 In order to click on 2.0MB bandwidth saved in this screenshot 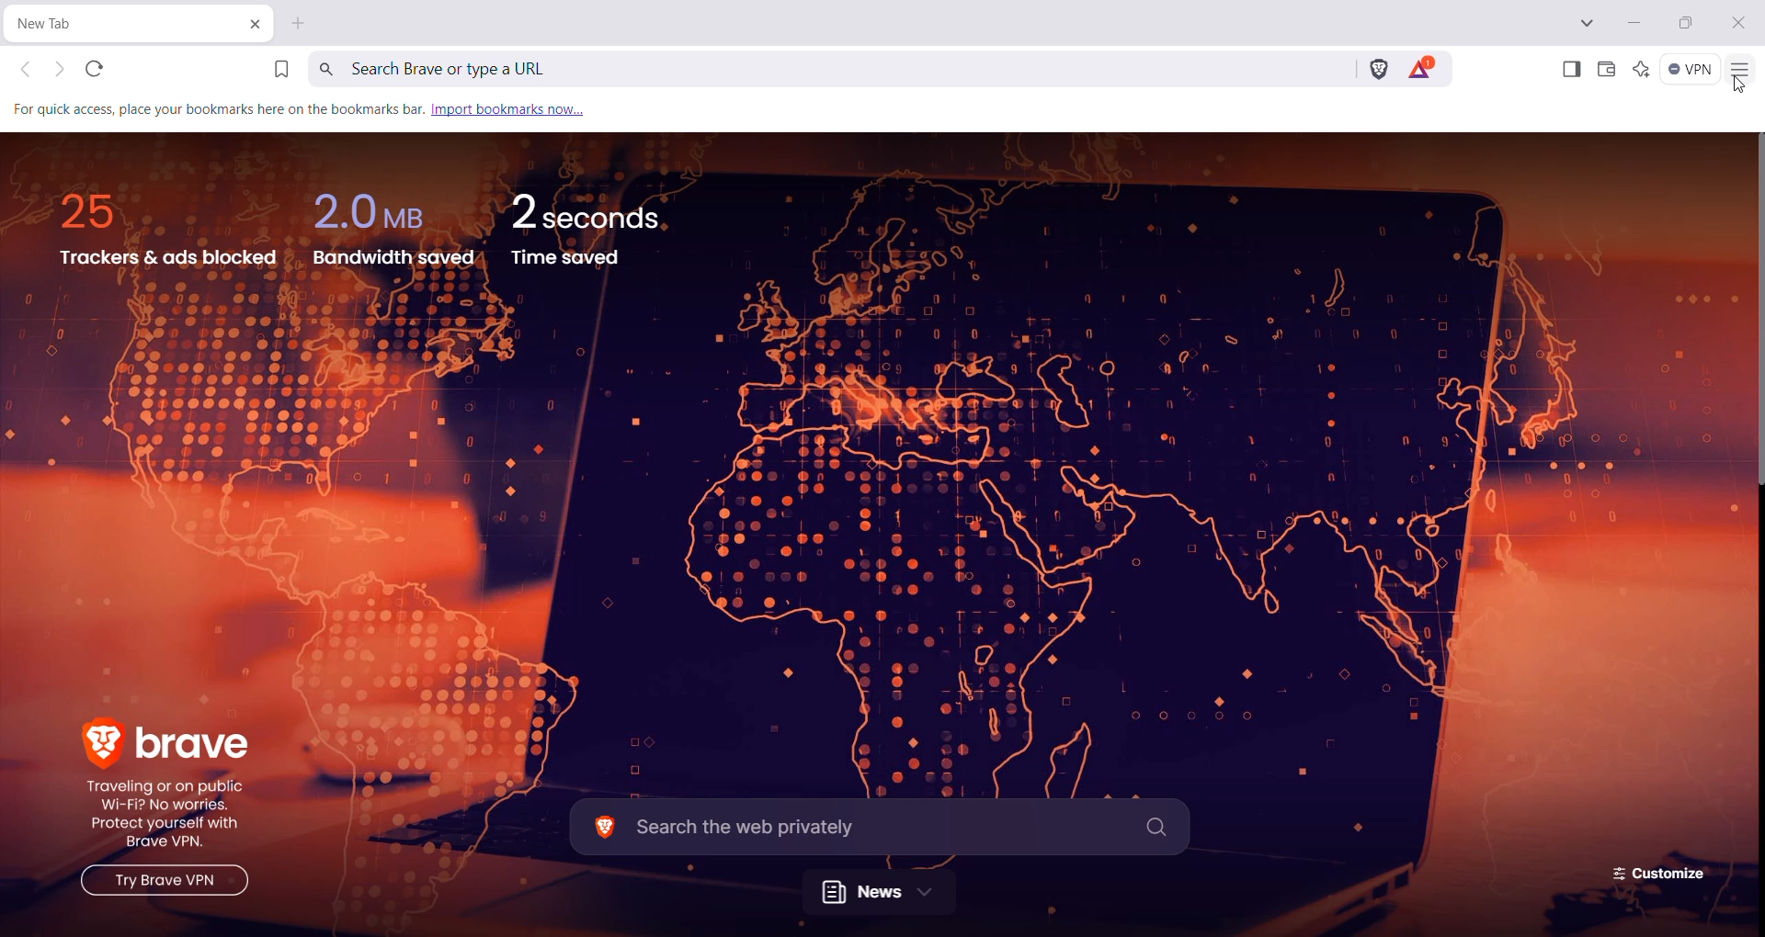, I will do `click(393, 231)`.